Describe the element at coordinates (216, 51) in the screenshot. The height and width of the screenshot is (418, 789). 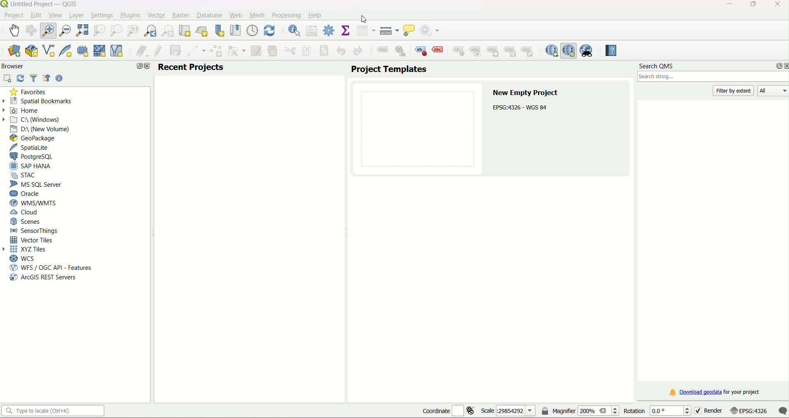
I see `add feature` at that location.